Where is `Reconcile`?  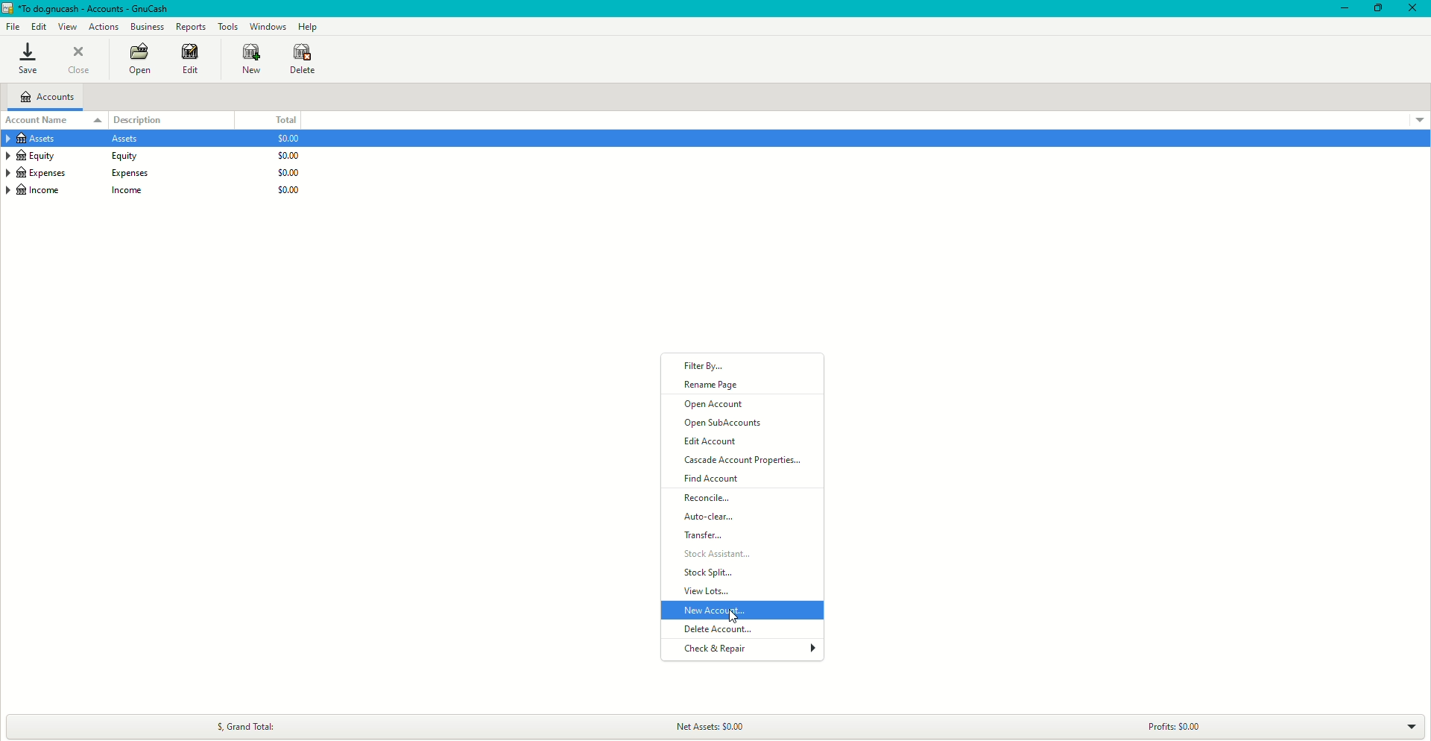 Reconcile is located at coordinates (710, 499).